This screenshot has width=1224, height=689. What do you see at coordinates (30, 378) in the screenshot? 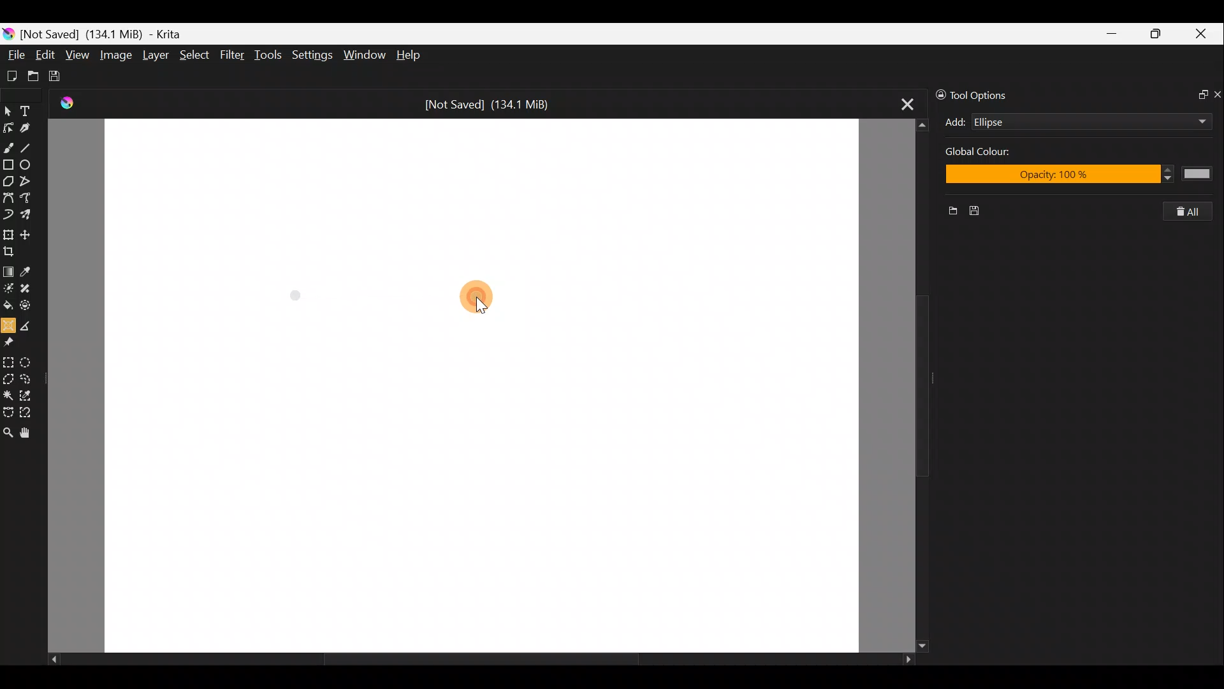
I see `Freehand selection tool` at bounding box center [30, 378].